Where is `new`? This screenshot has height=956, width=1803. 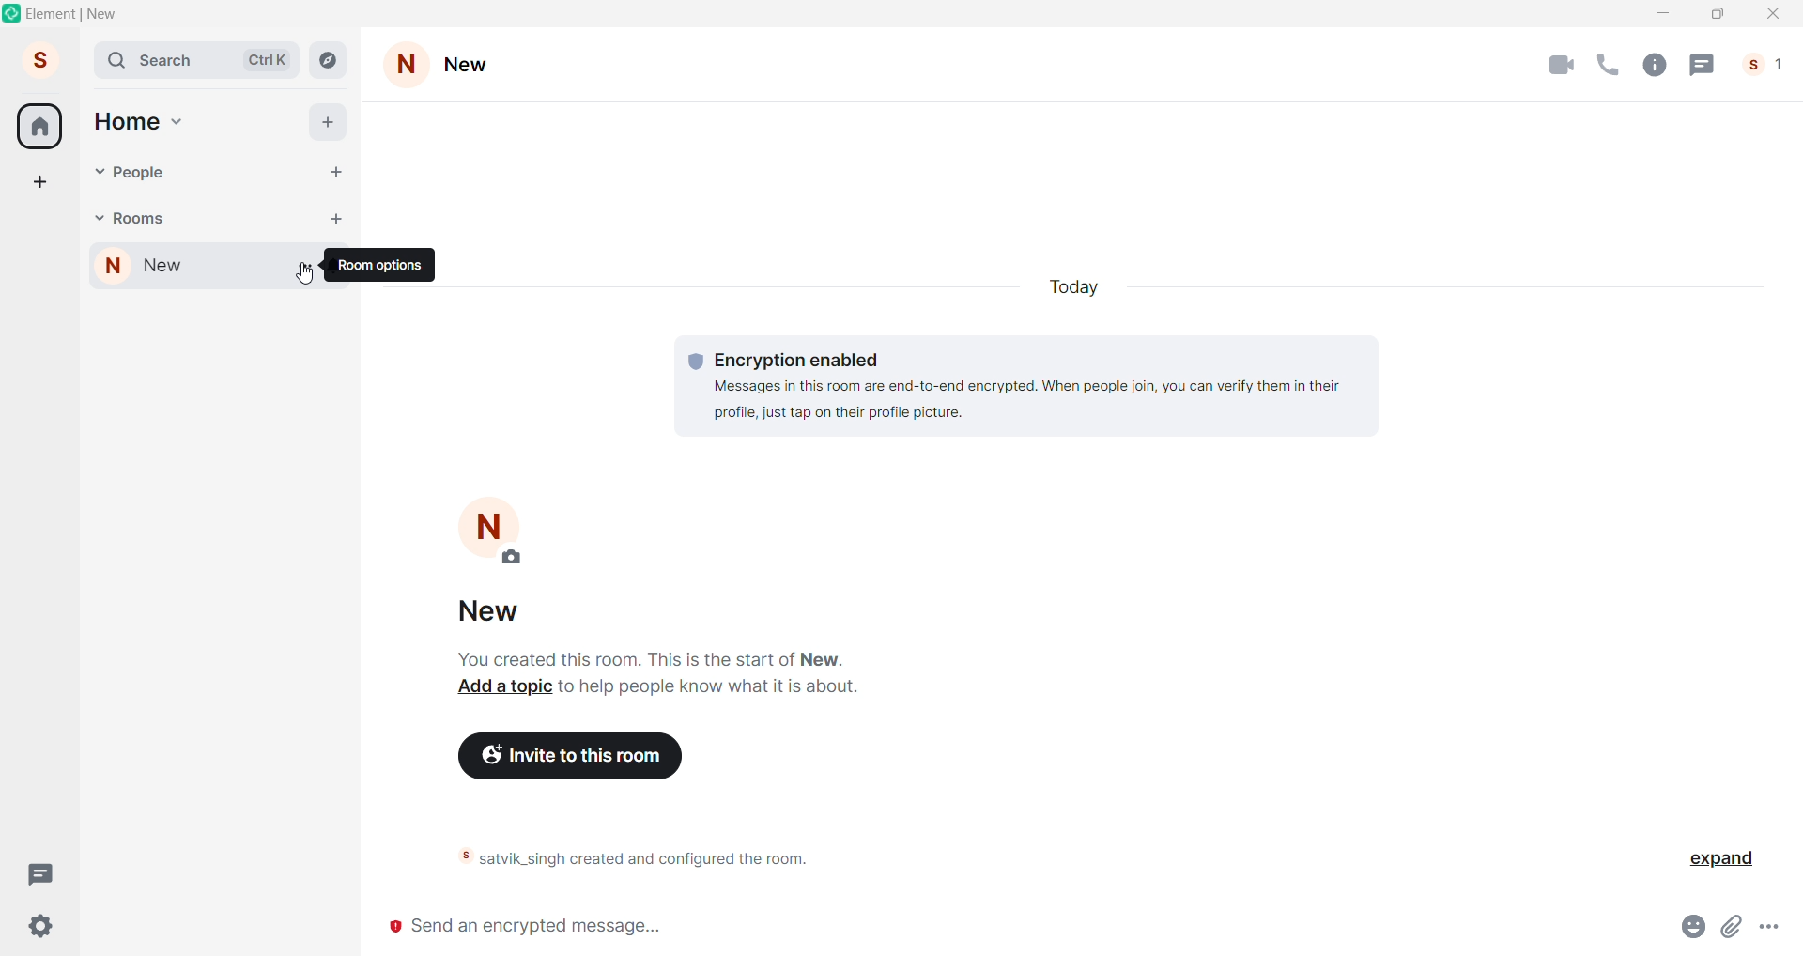 new is located at coordinates (180, 268).